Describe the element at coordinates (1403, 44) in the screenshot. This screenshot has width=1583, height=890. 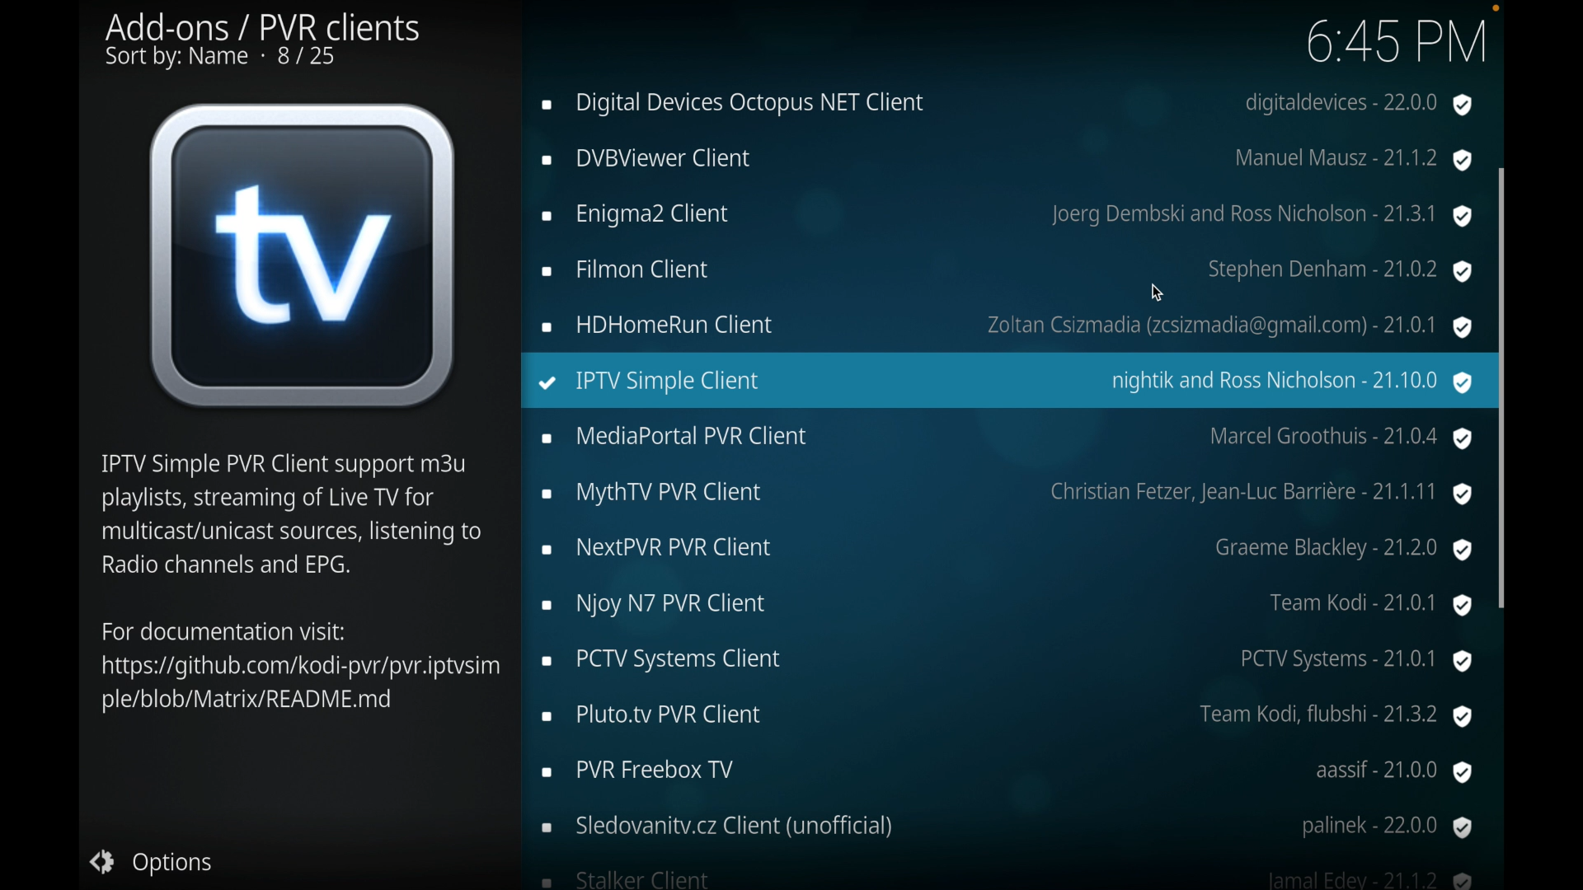
I see `6:44 PM` at that location.